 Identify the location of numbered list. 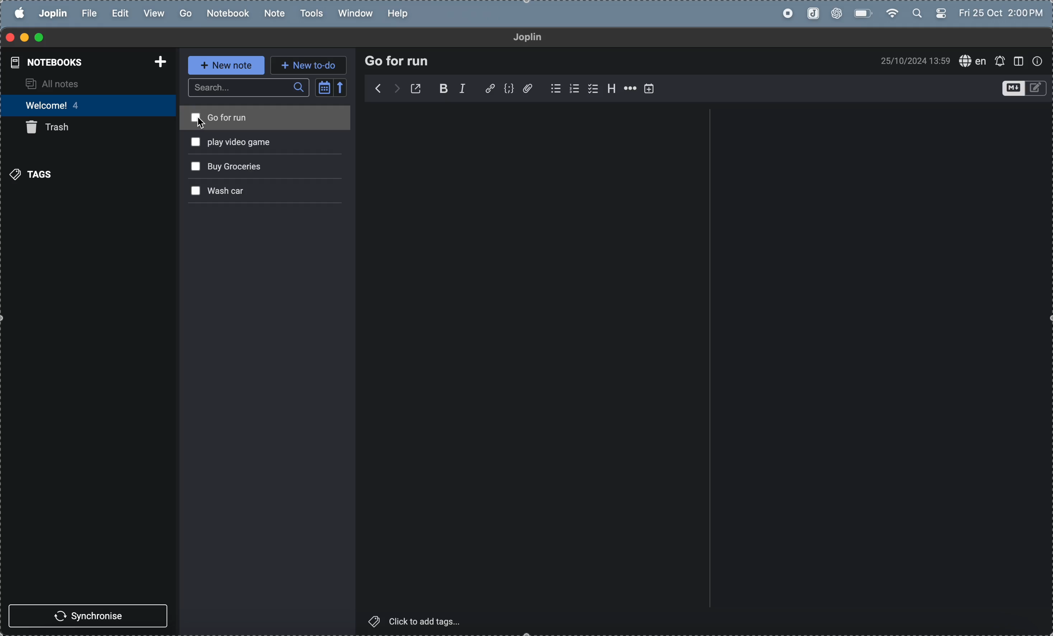
(572, 88).